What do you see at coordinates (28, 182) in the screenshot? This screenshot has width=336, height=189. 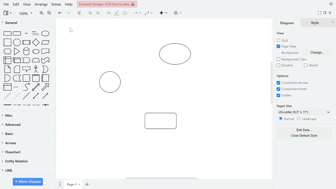 I see `more shapes` at bounding box center [28, 182].